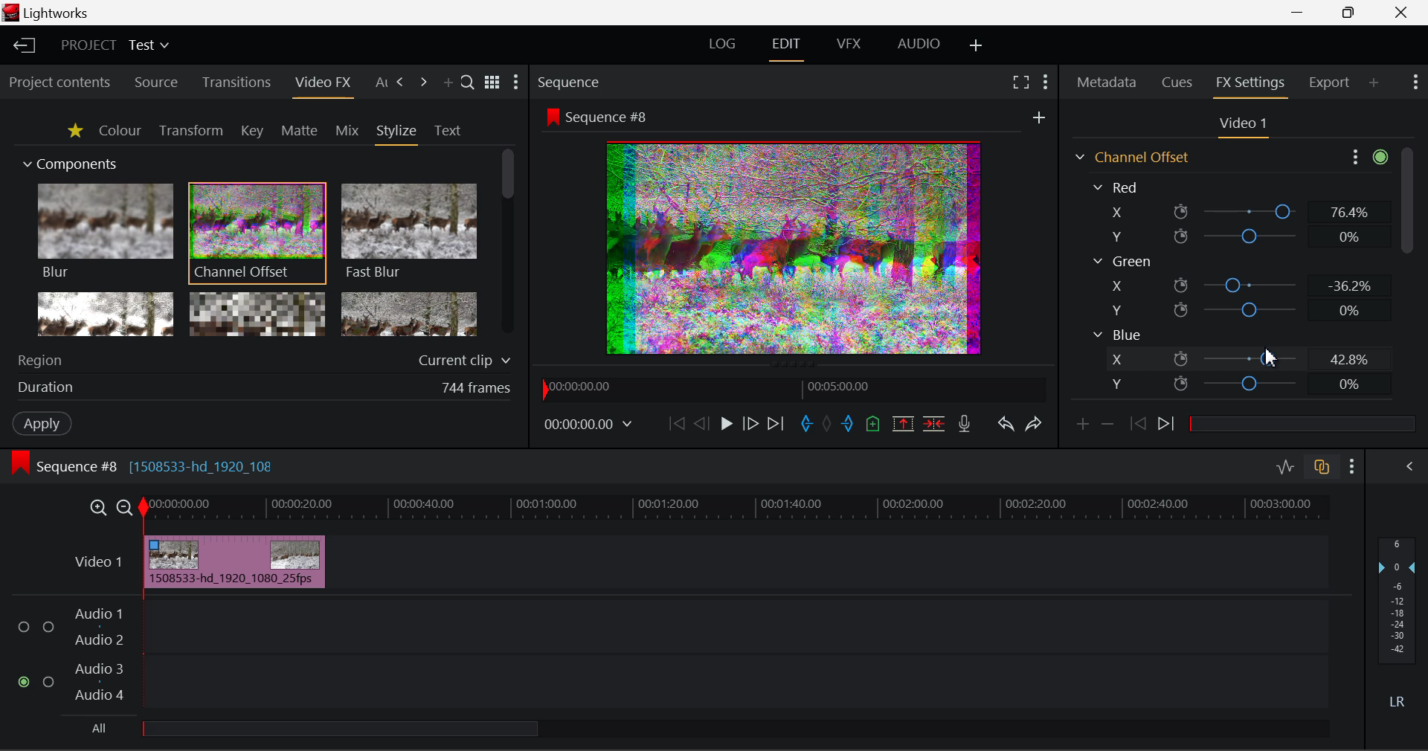 This screenshot has width=1428, height=751. What do you see at coordinates (1117, 335) in the screenshot?
I see `Blue` at bounding box center [1117, 335].